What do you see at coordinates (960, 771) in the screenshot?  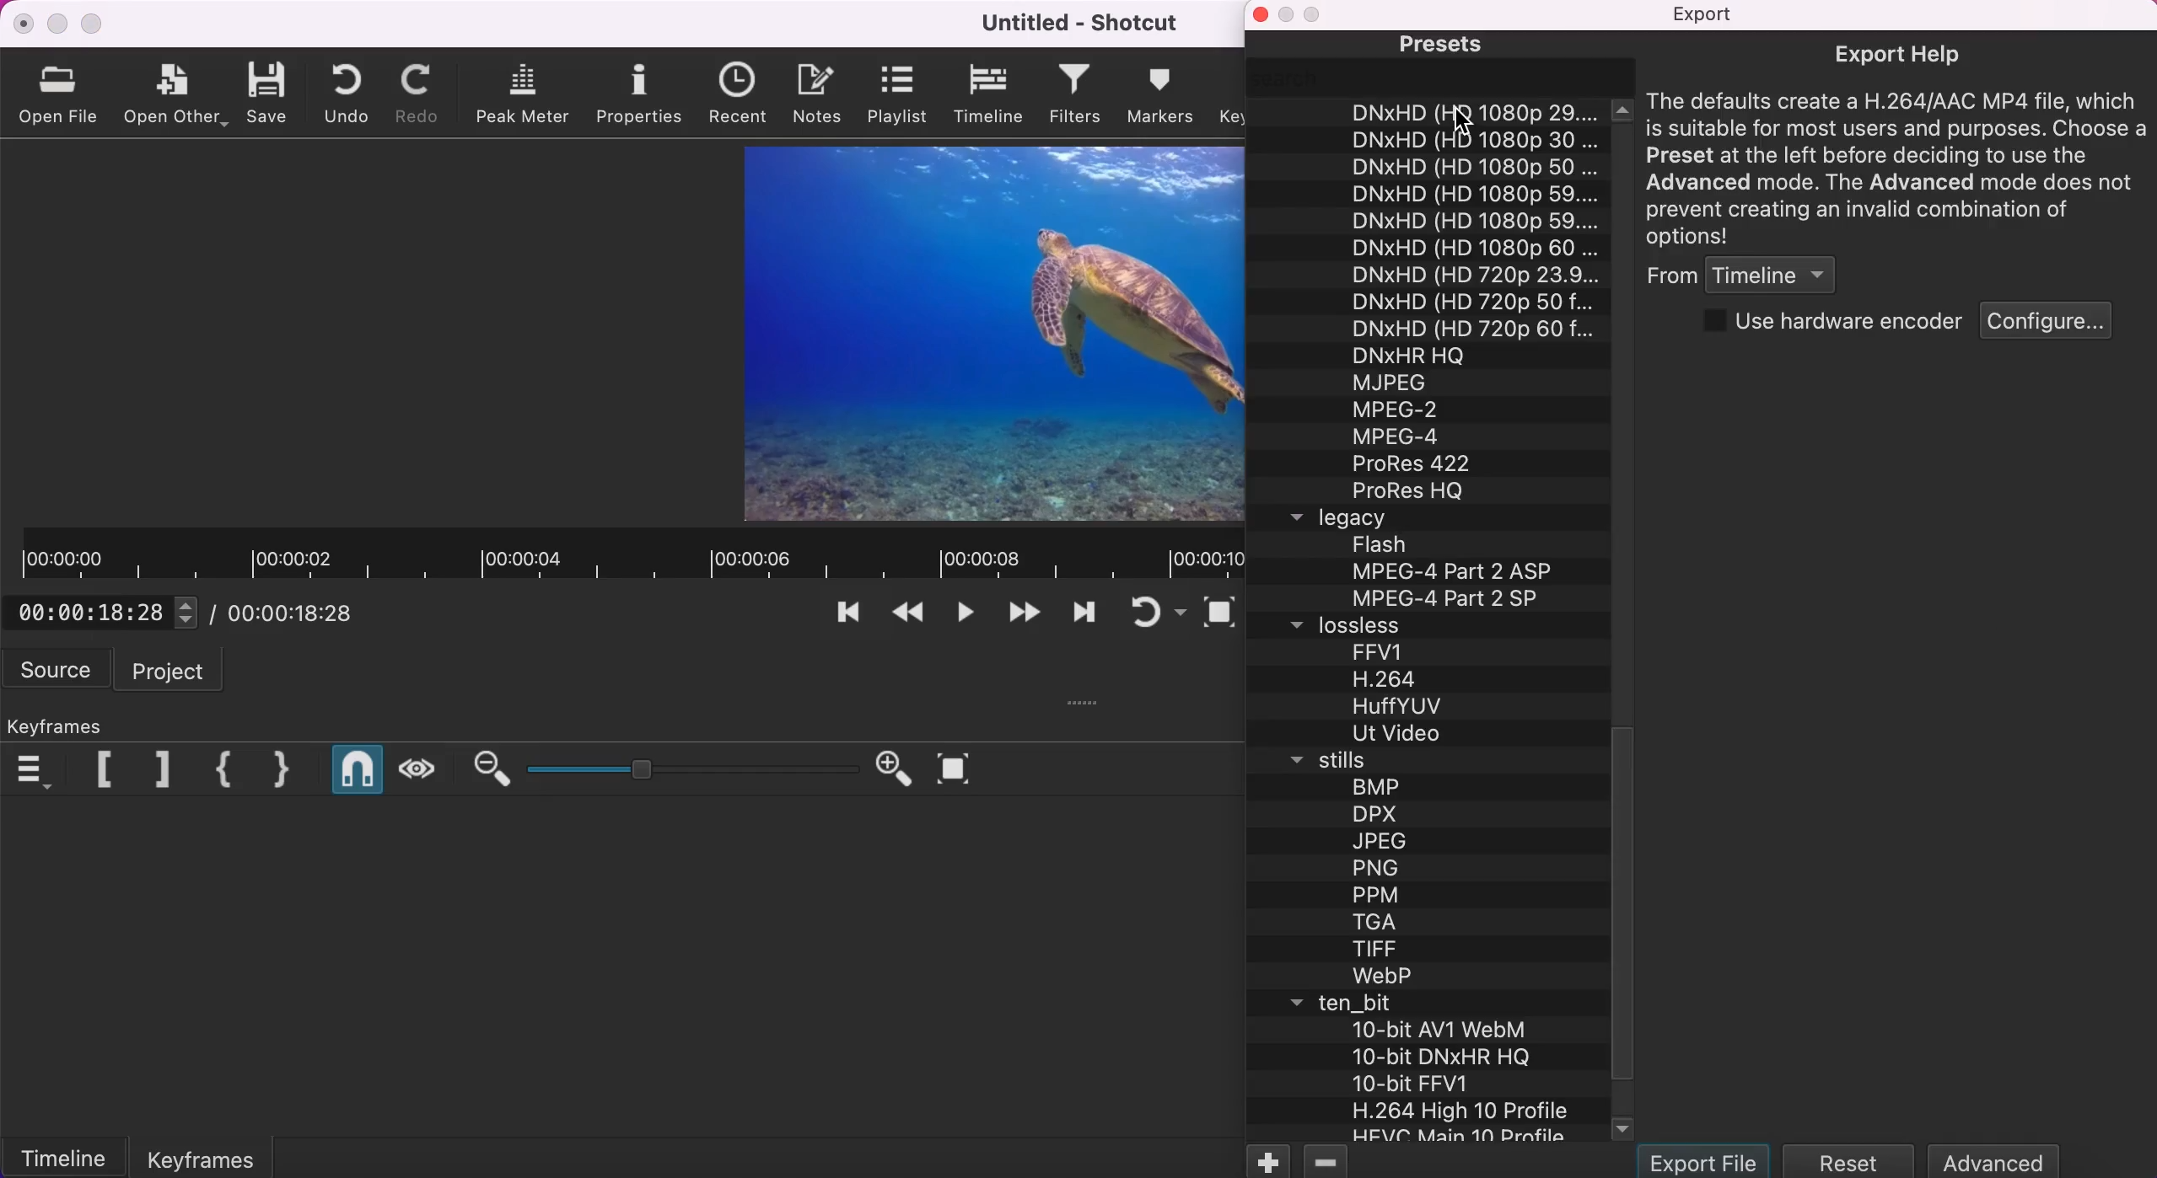 I see `zoom timeline to fit` at bounding box center [960, 771].